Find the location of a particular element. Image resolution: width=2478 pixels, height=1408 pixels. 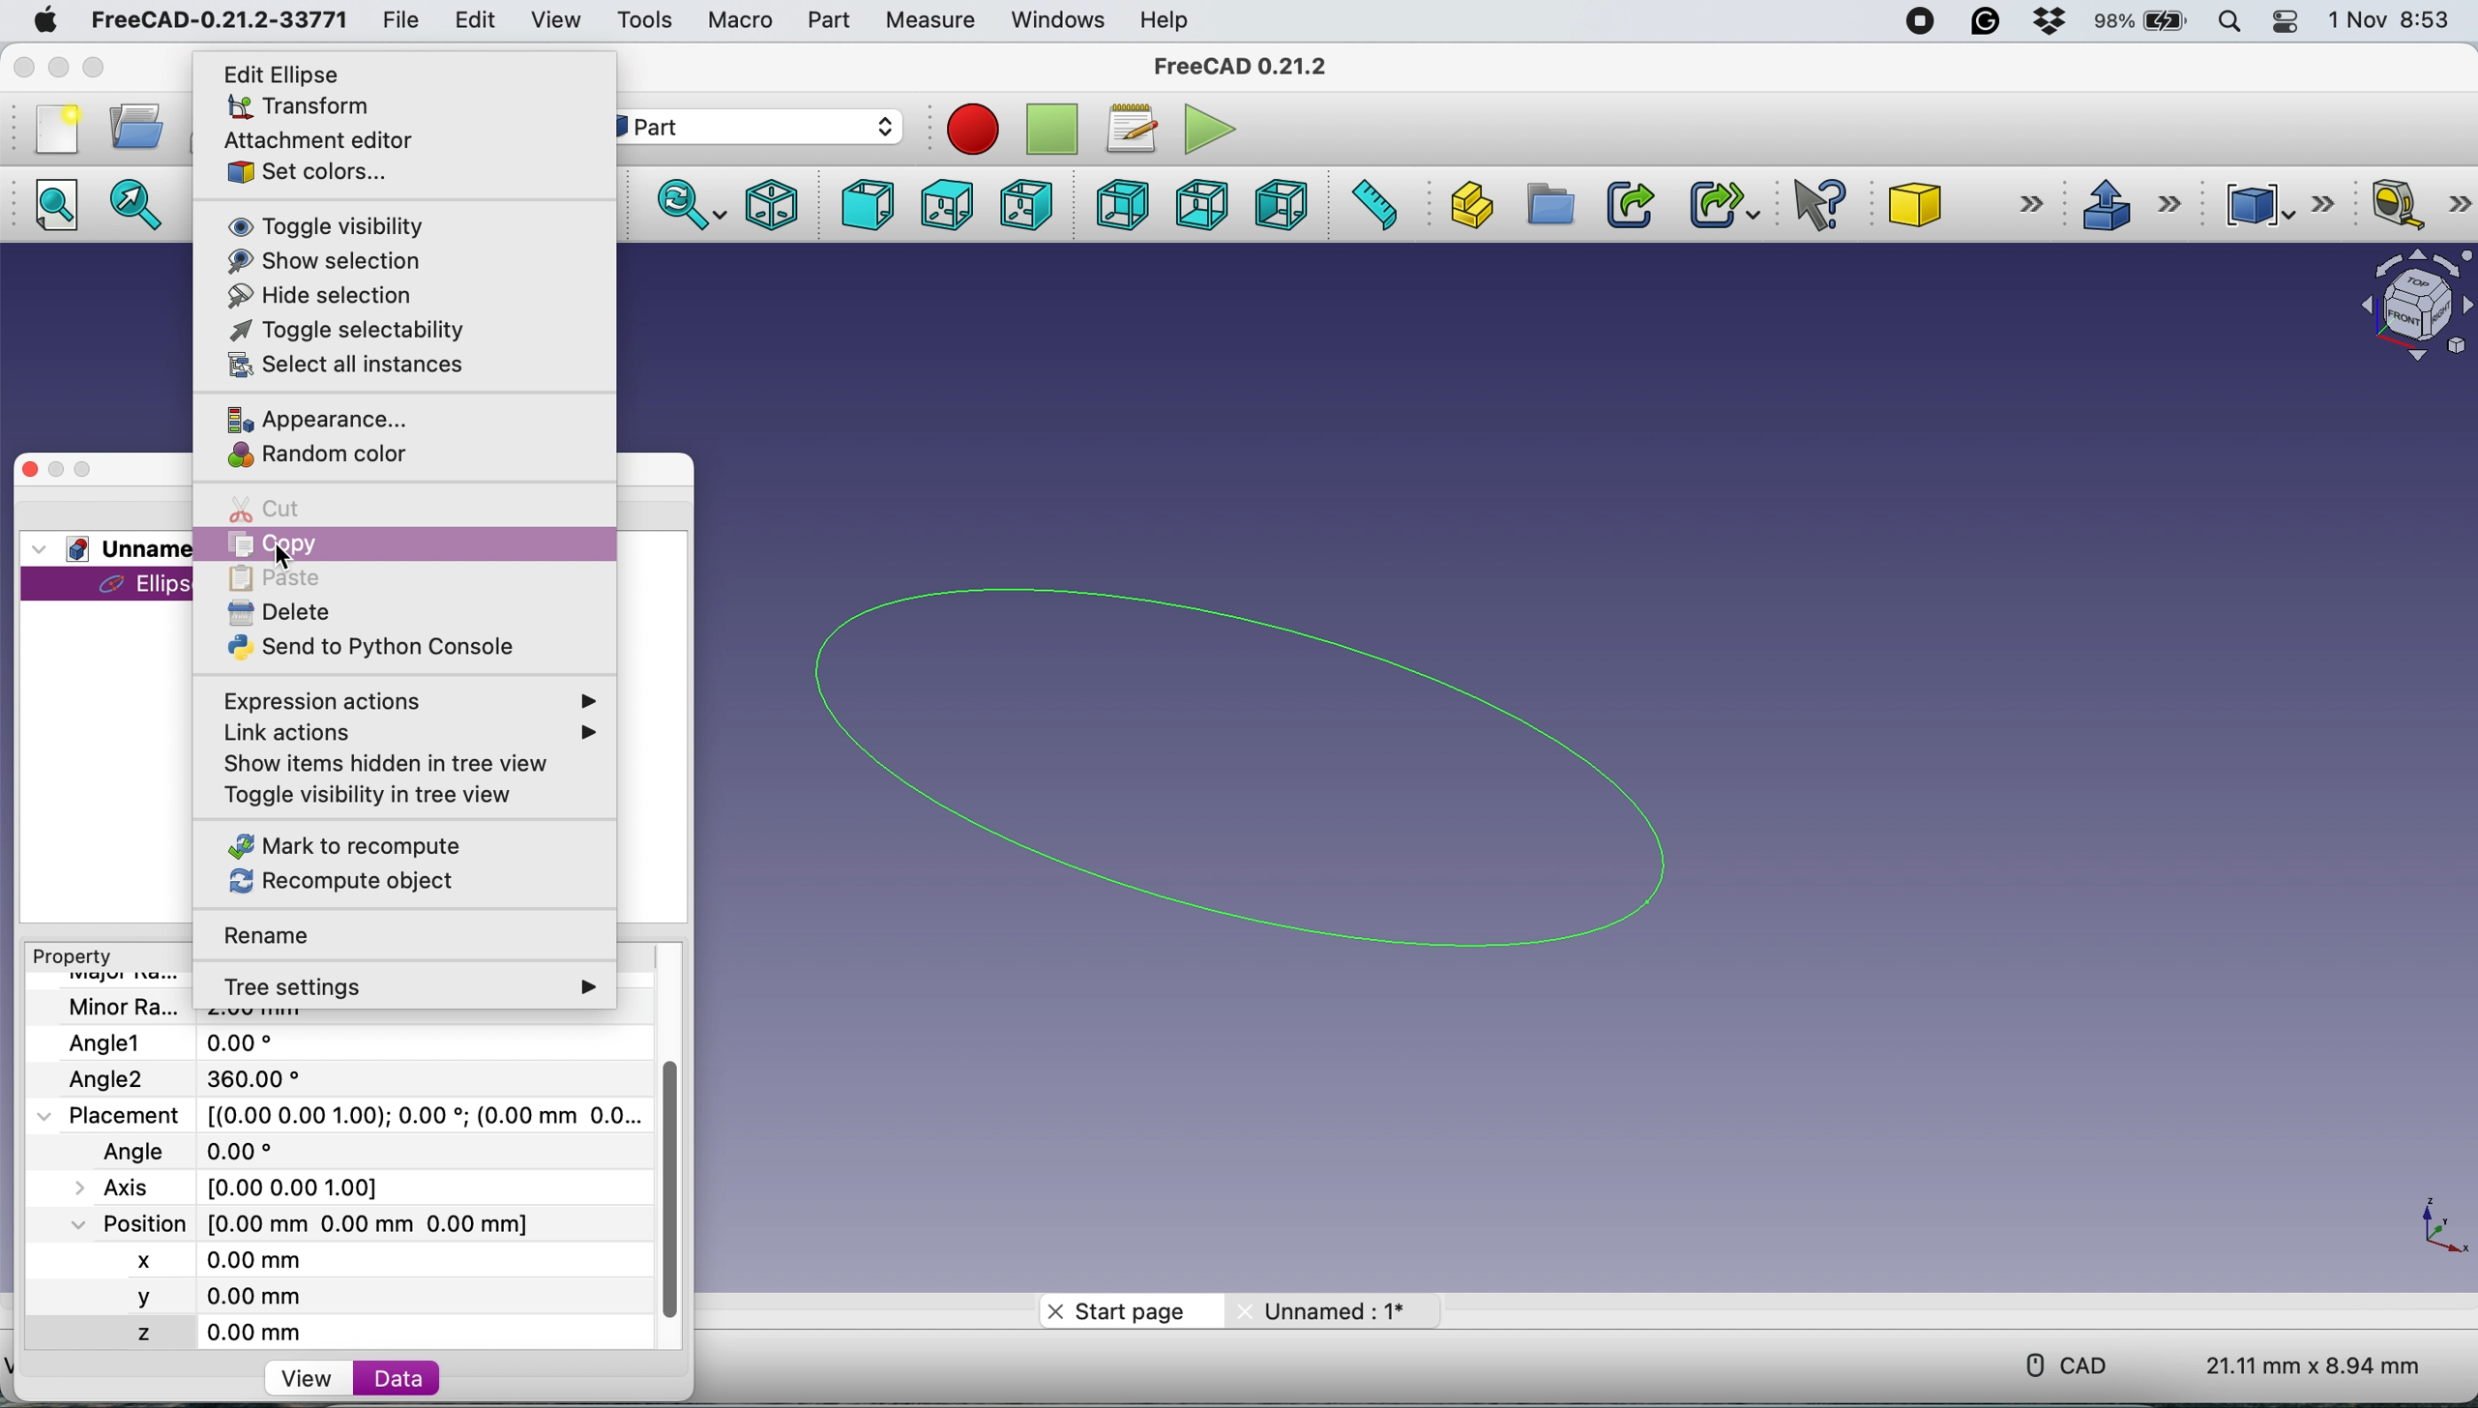

cube is located at coordinates (1969, 201).